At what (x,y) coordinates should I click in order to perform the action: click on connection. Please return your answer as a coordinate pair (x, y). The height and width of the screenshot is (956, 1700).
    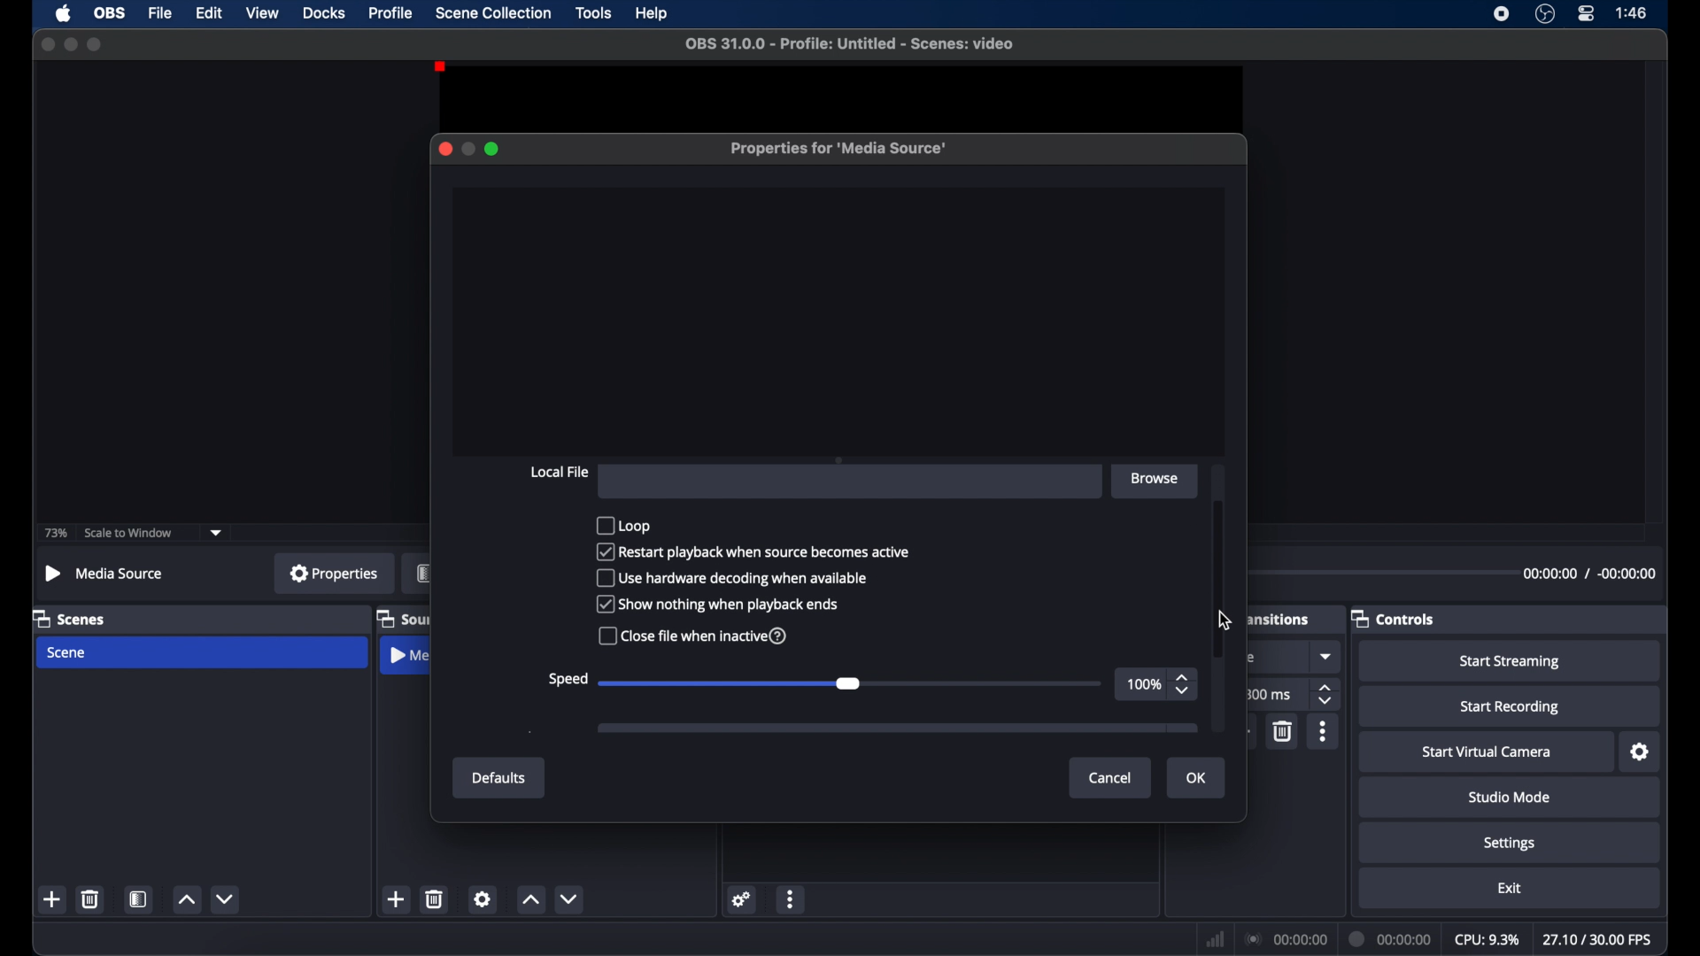
    Looking at the image, I should click on (1286, 937).